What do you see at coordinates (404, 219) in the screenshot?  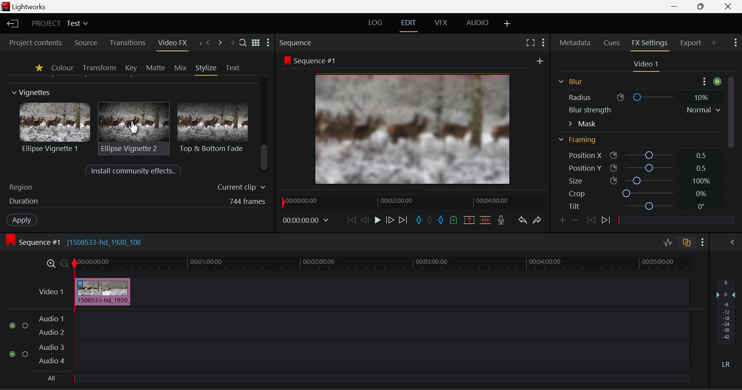 I see `To End` at bounding box center [404, 219].